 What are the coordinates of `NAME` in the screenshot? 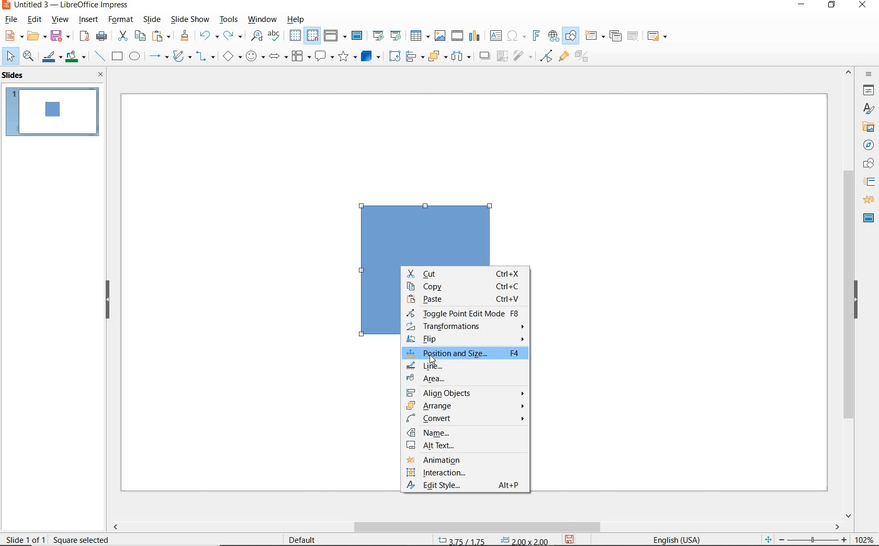 It's located at (468, 433).